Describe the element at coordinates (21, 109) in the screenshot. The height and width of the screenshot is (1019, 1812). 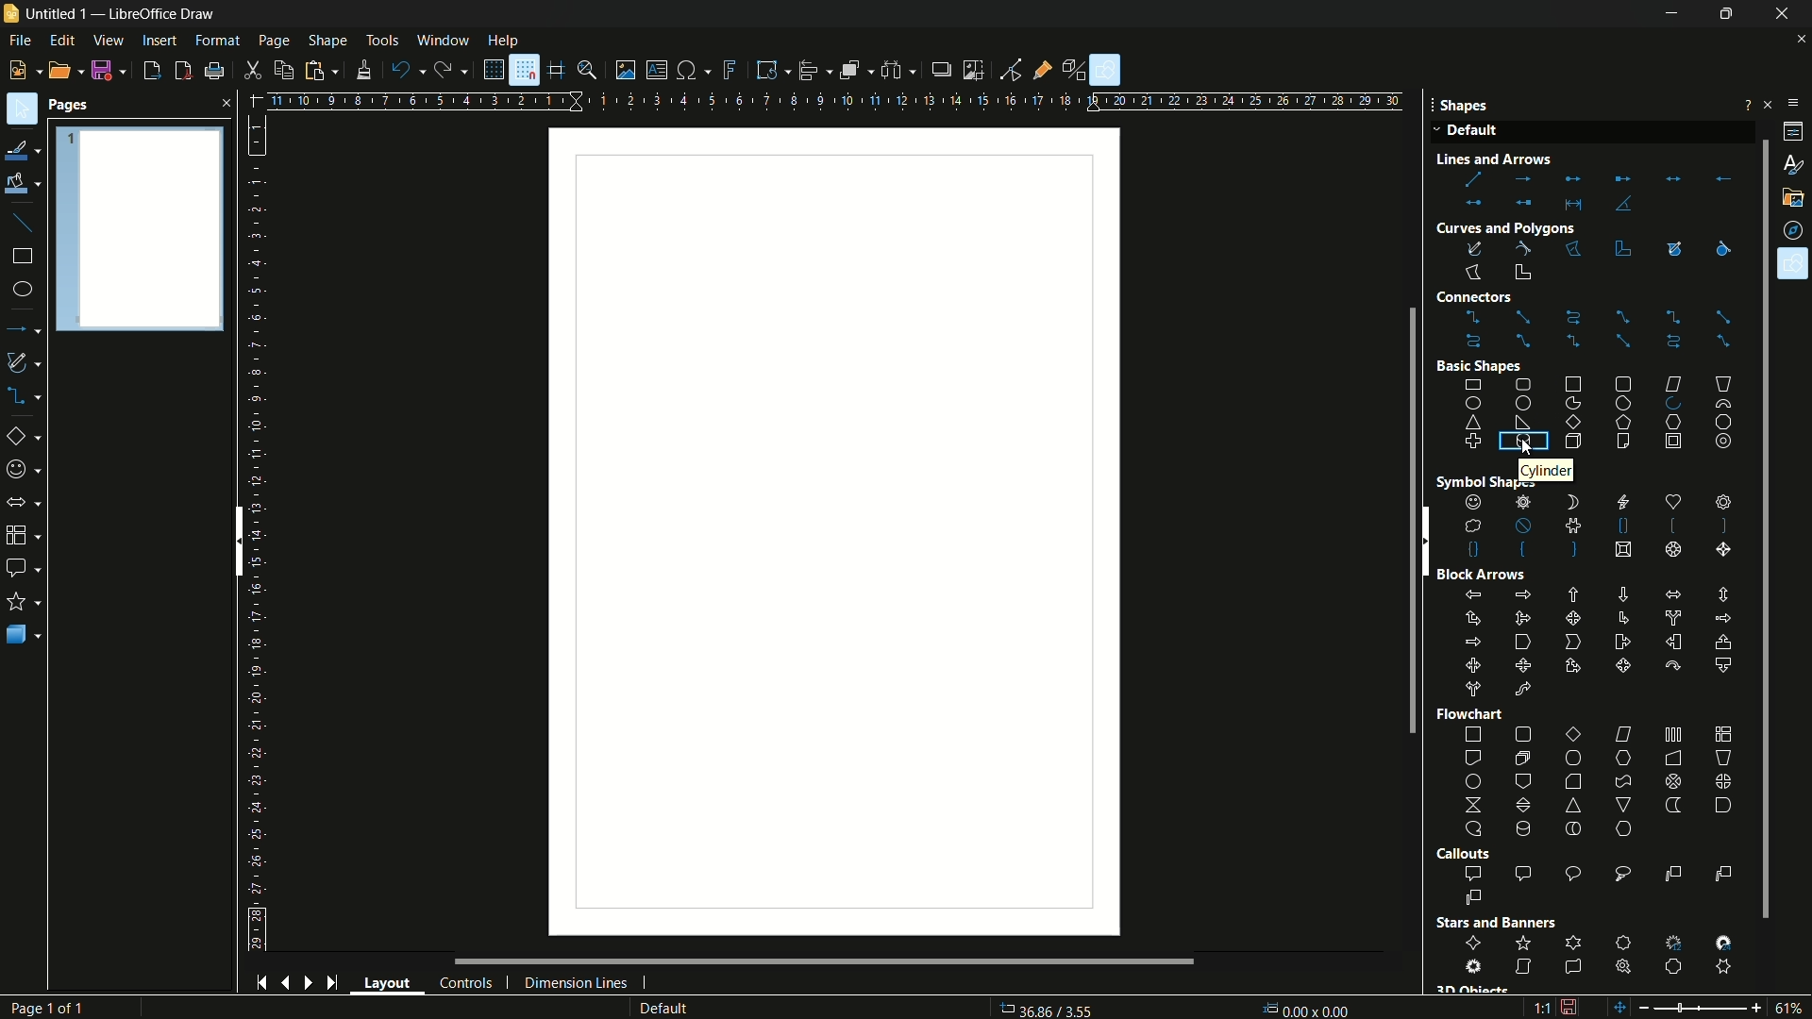
I see `select` at that location.